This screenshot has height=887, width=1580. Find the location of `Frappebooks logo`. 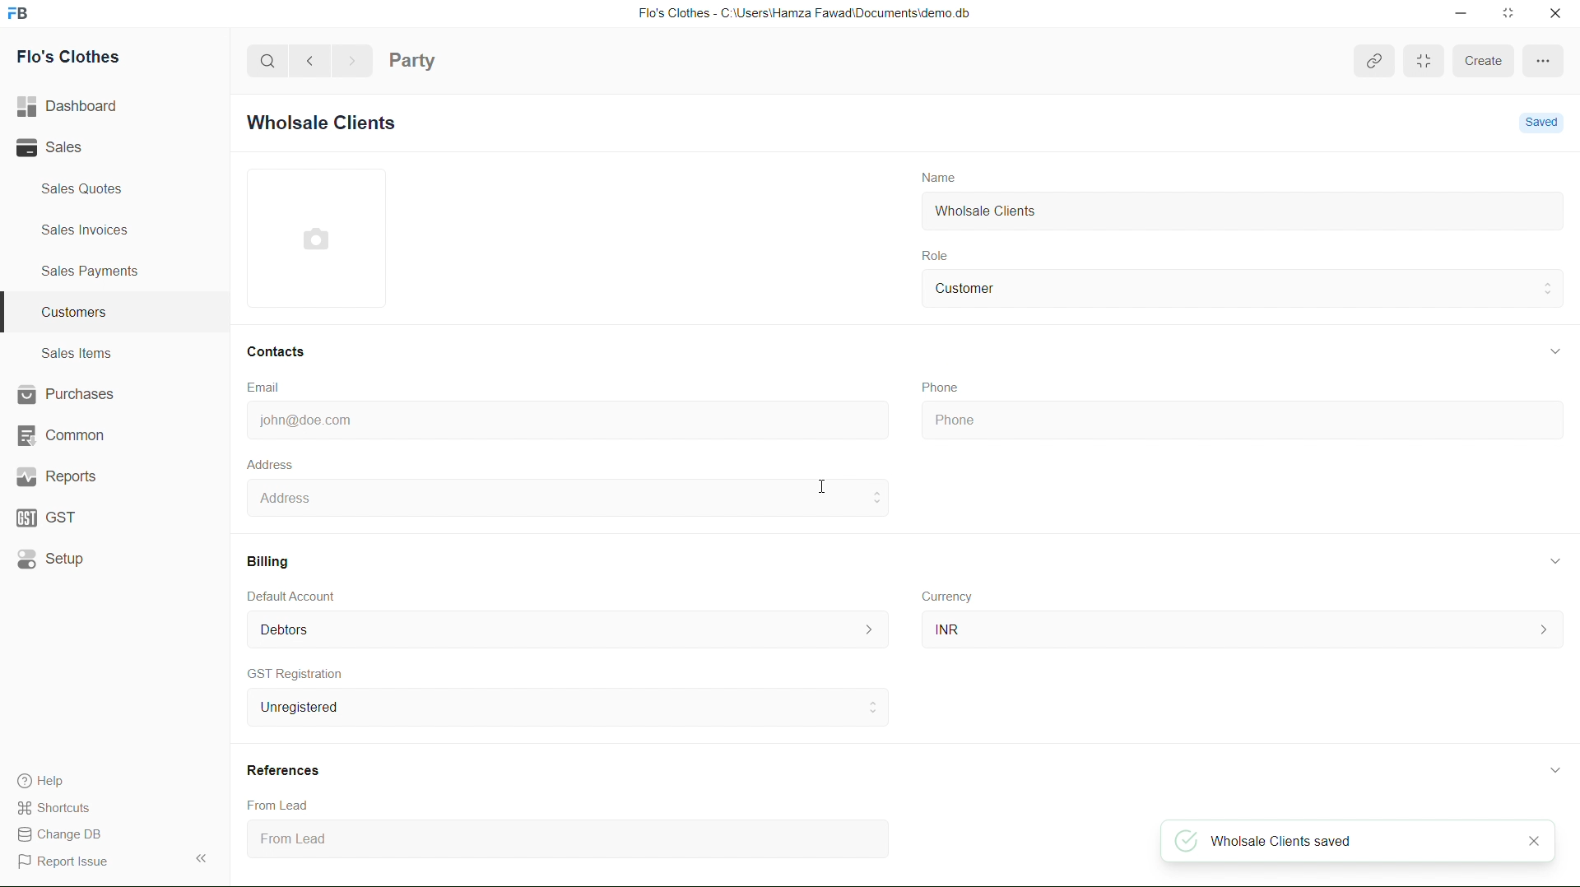

Frappebooks logo is located at coordinates (26, 15).